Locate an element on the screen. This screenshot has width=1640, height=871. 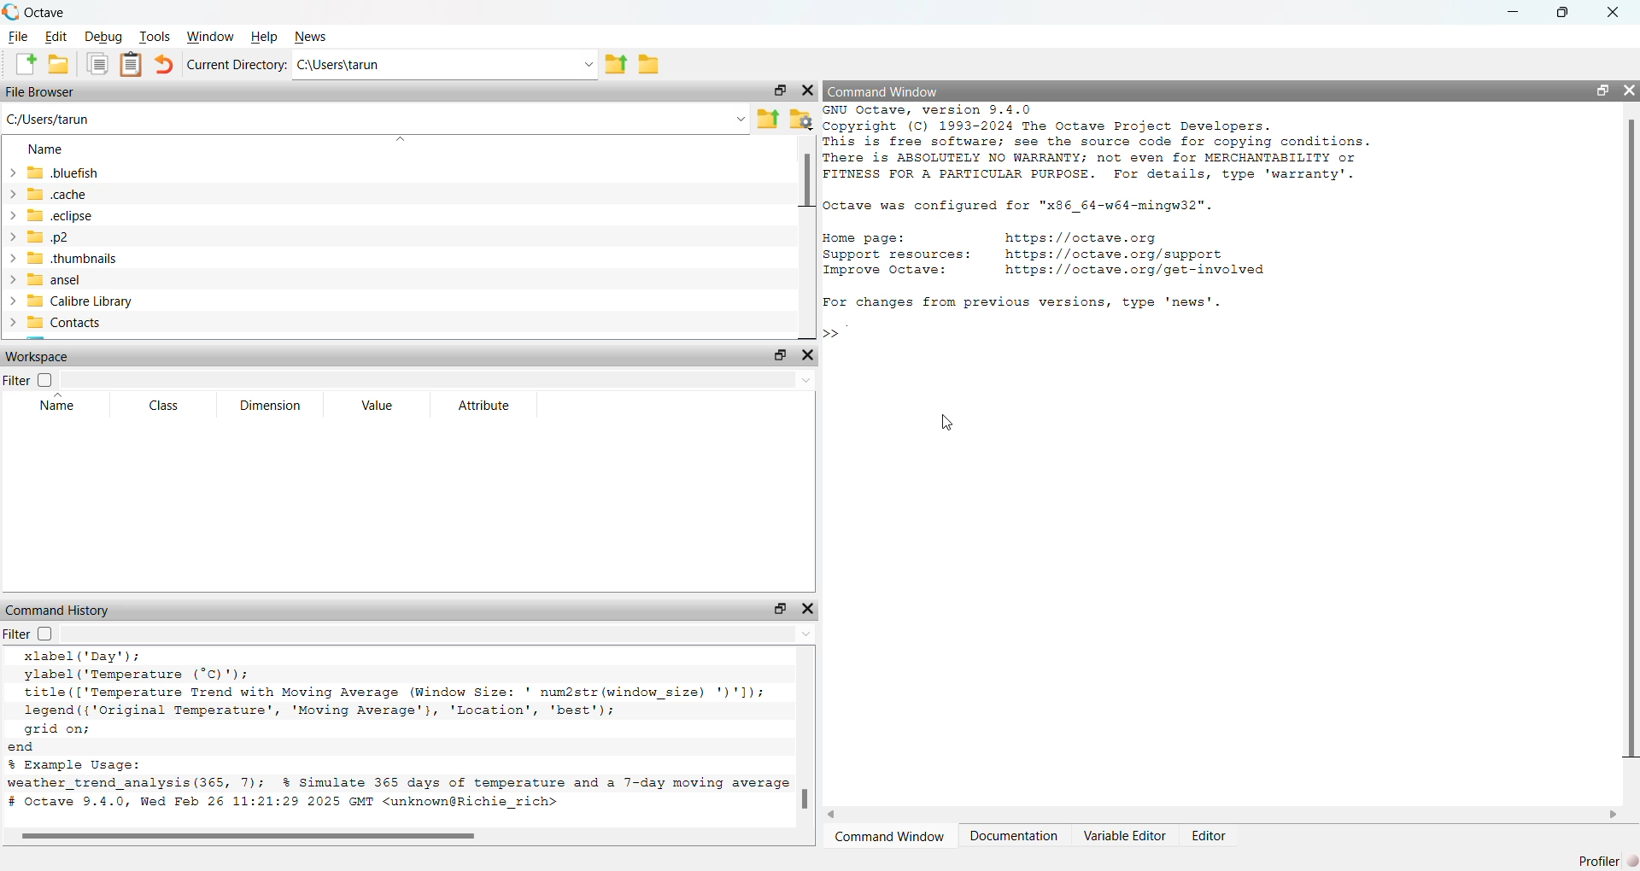
«cache is located at coordinates (54, 195).